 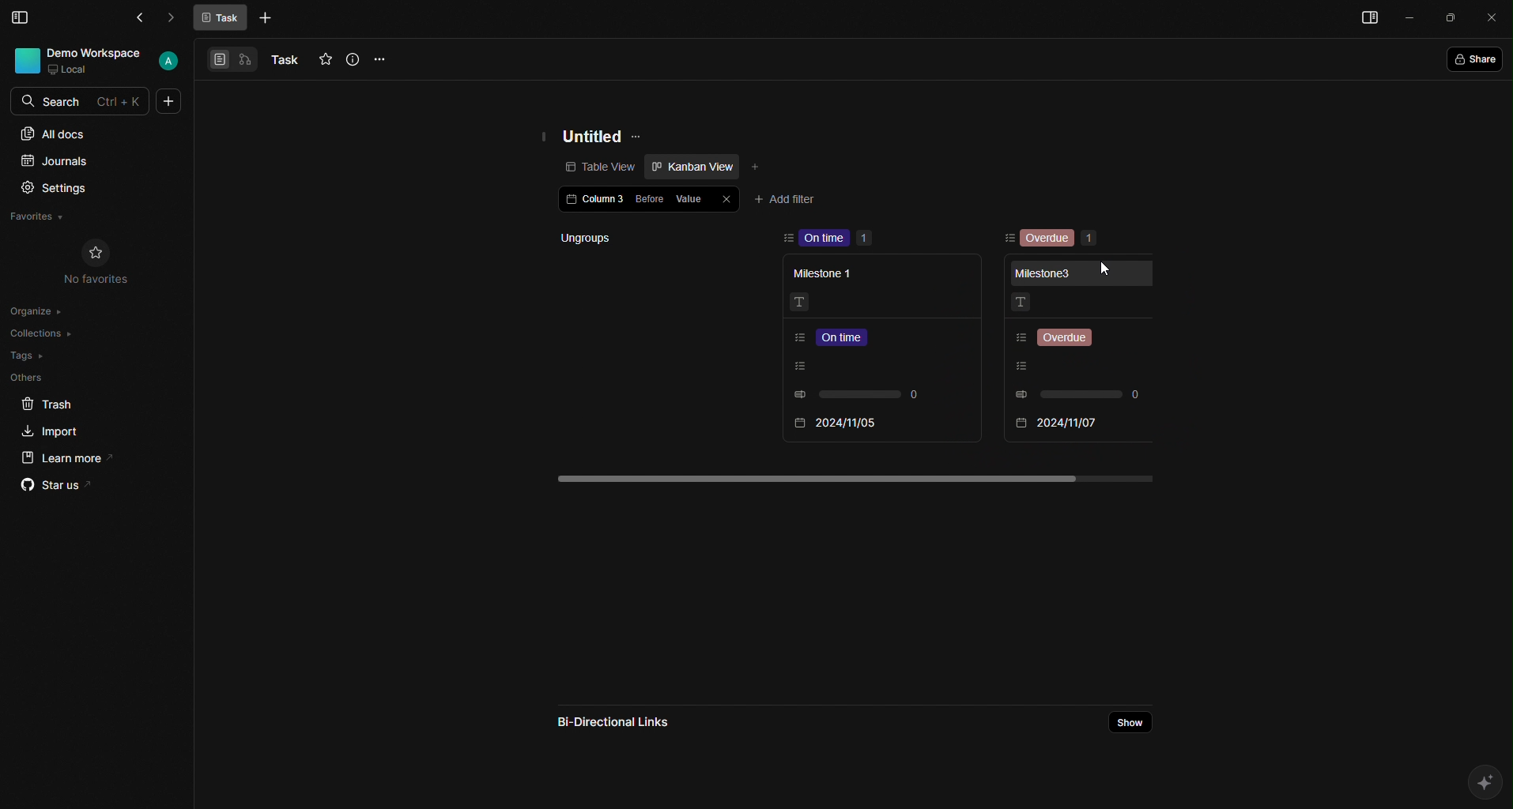 I want to click on Listing, so click(x=1058, y=338).